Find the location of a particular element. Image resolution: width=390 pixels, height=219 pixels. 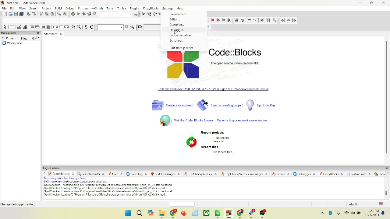

build message is located at coordinates (166, 174).